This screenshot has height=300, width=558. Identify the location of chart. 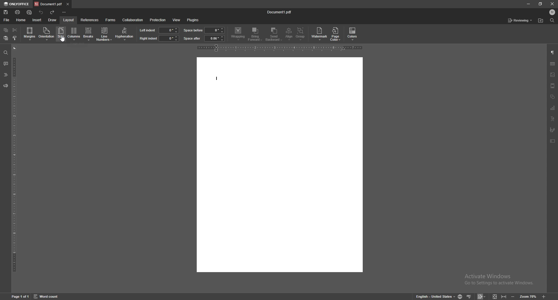
(553, 108).